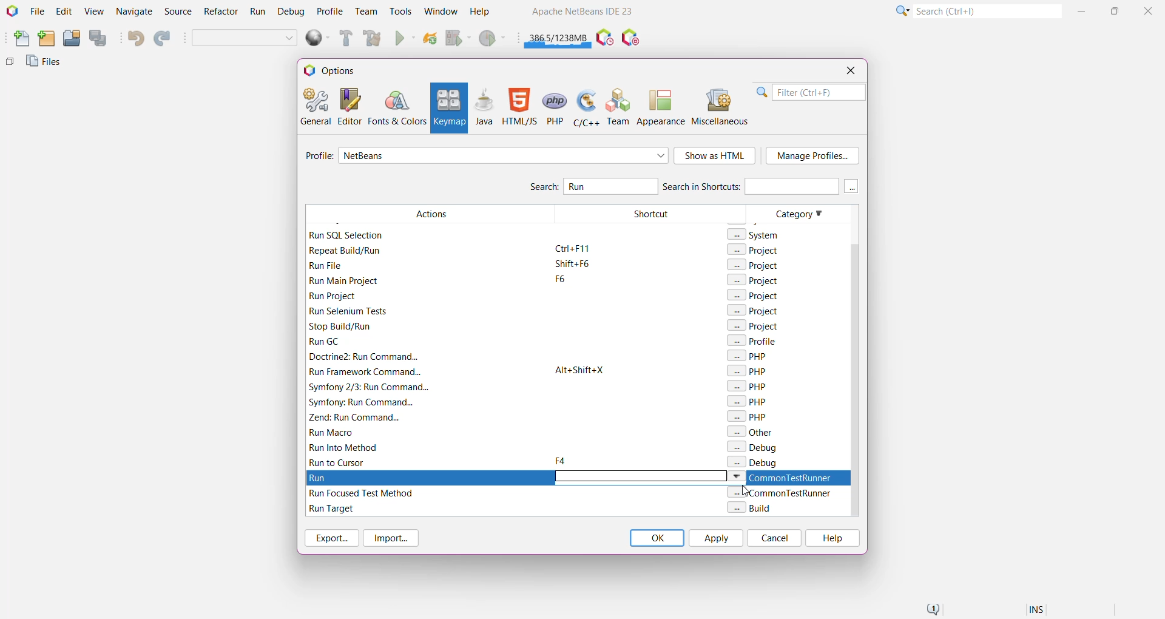  What do you see at coordinates (135, 38) in the screenshot?
I see `Undo` at bounding box center [135, 38].